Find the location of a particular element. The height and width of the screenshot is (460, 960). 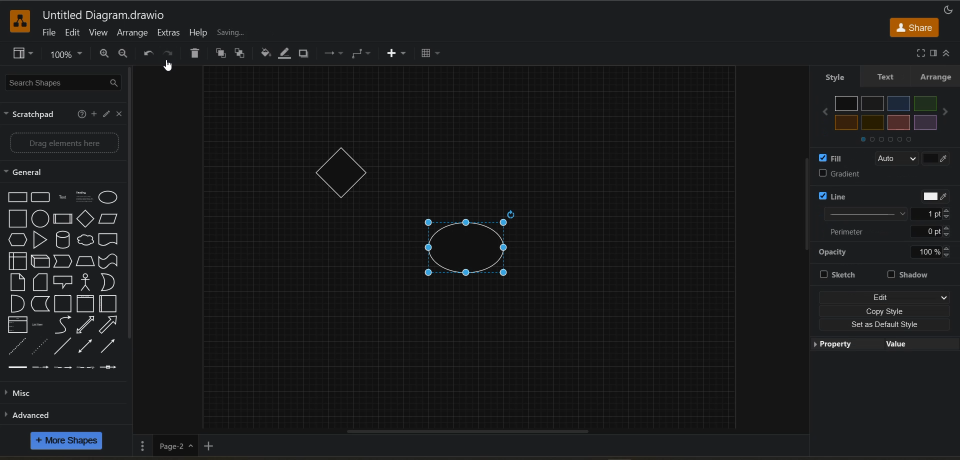

bidirectional connector is located at coordinates (84, 346).